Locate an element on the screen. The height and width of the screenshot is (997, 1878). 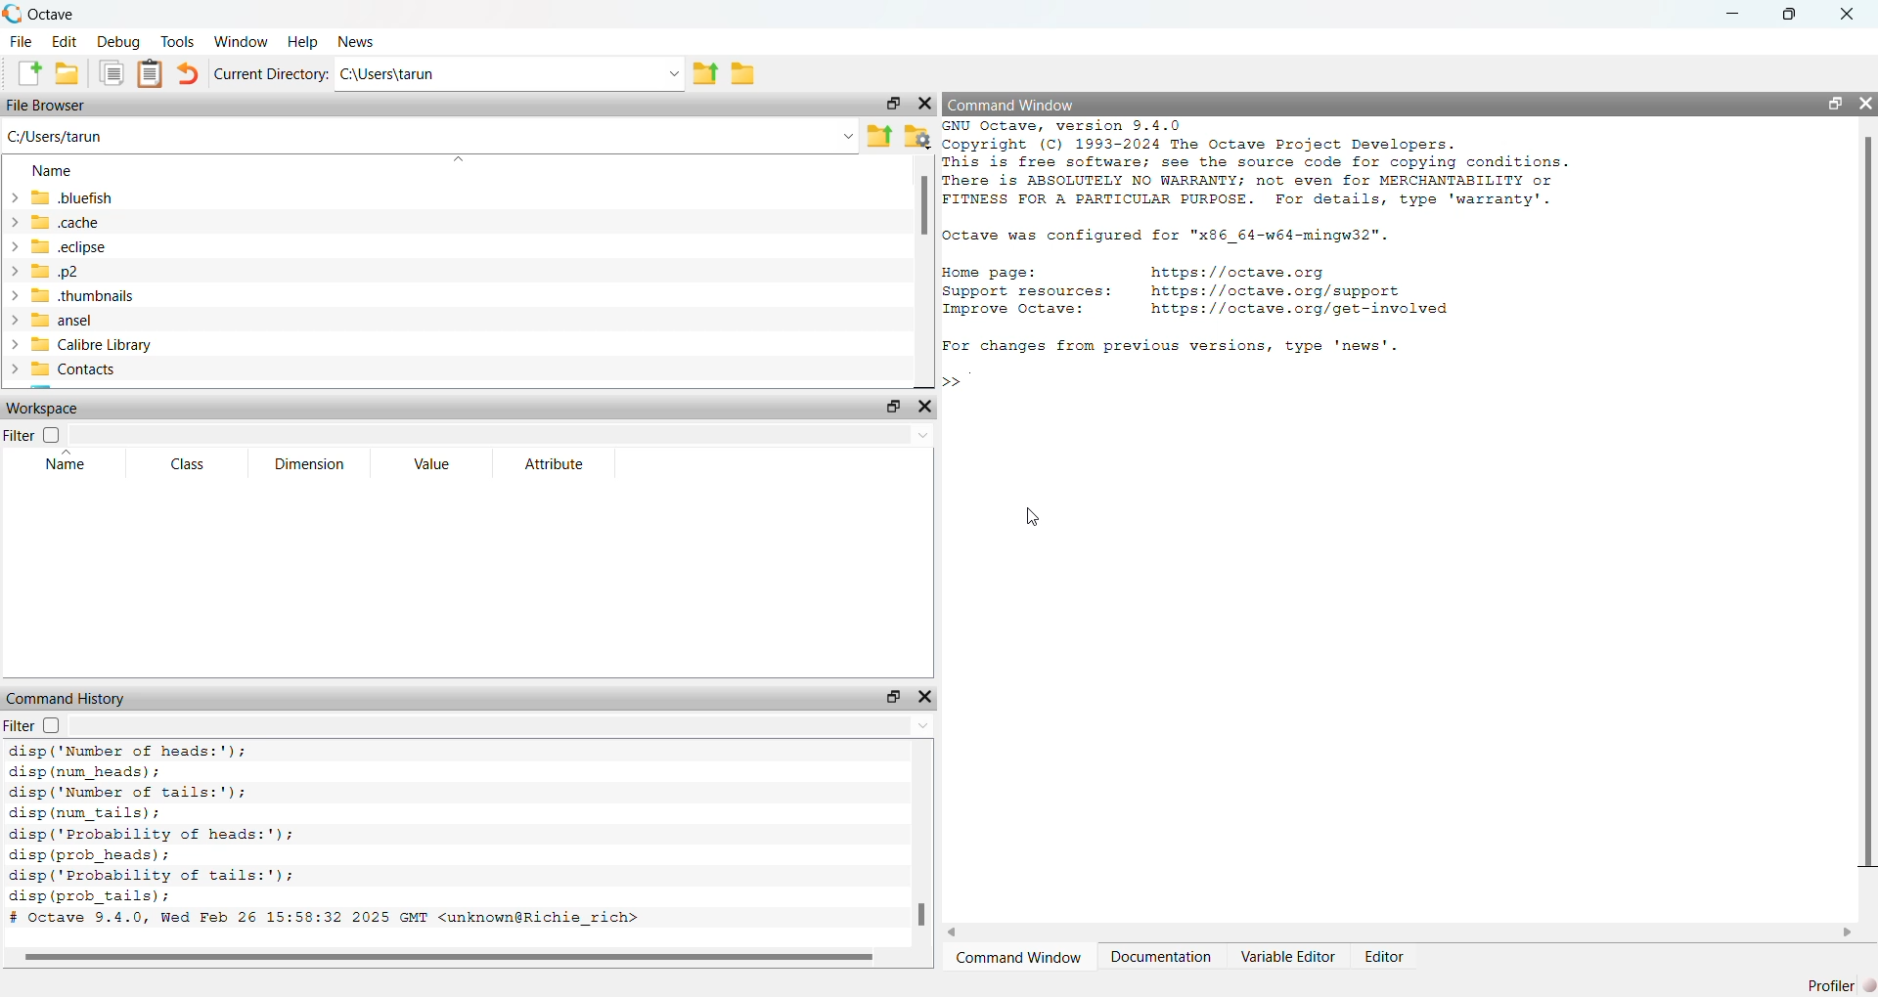
Editor is located at coordinates (1383, 957).